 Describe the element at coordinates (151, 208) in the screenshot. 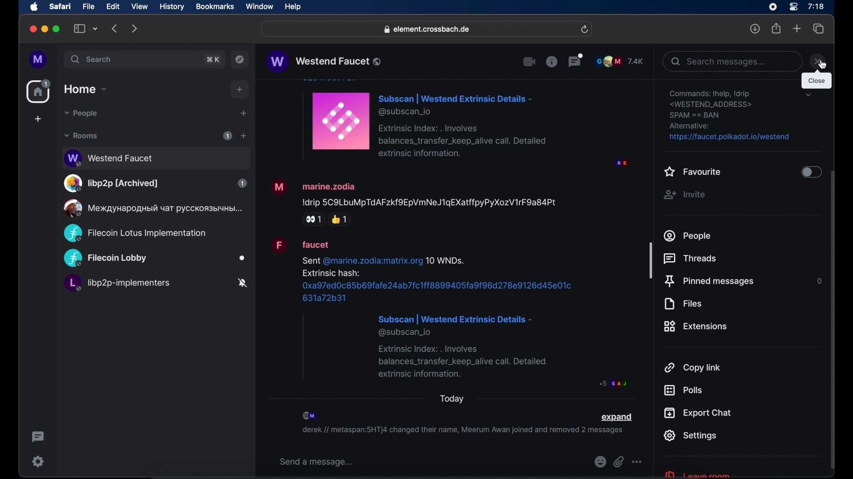

I see `public room` at that location.